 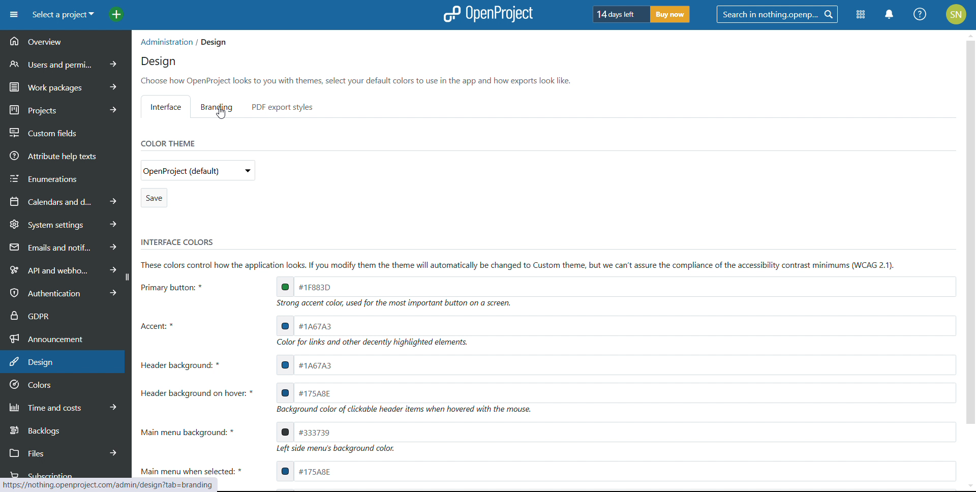 I want to click on enumerations, so click(x=66, y=177).